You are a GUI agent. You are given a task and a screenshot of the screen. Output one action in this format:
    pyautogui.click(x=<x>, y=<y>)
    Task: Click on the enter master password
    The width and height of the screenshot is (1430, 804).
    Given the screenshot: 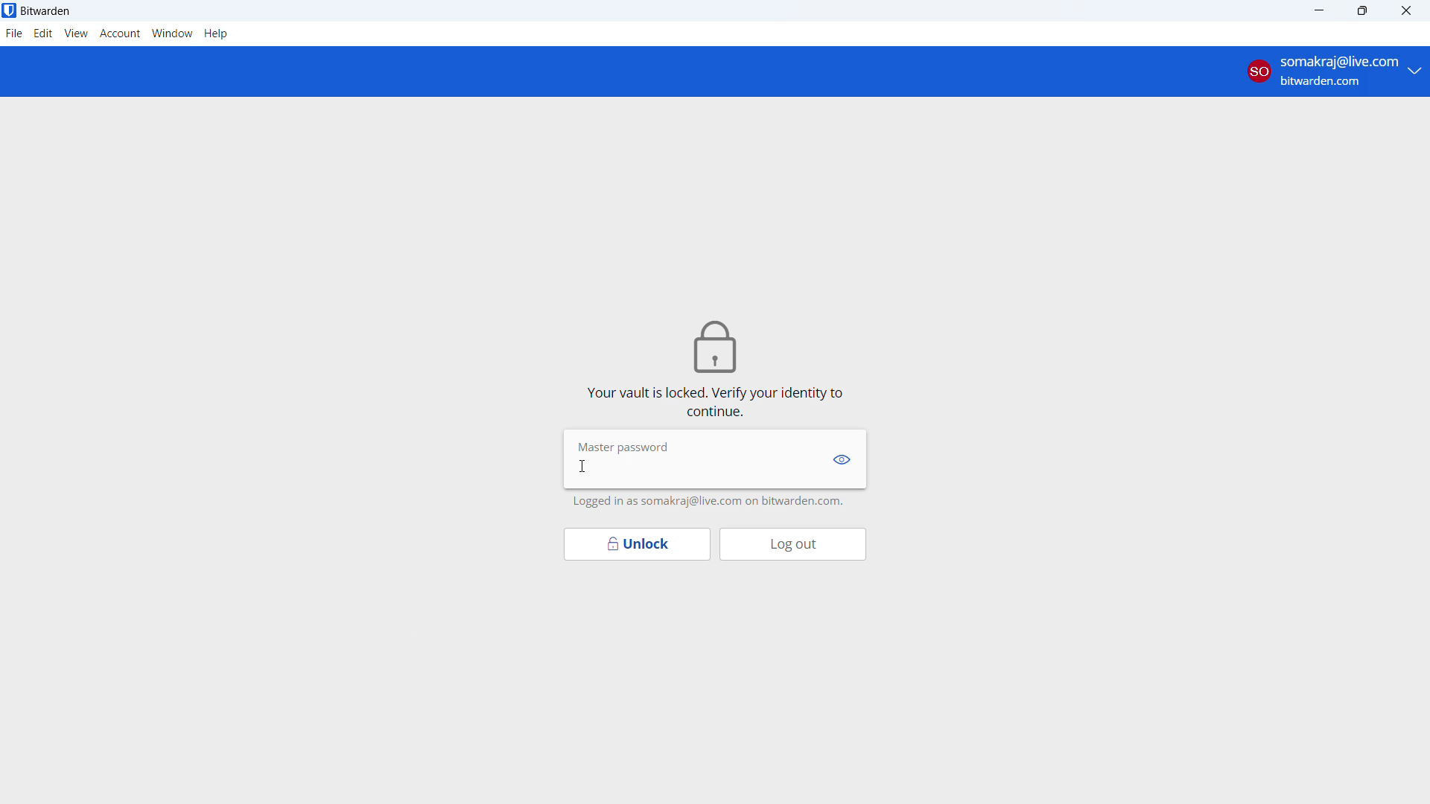 What is the action you would take?
    pyautogui.click(x=696, y=469)
    